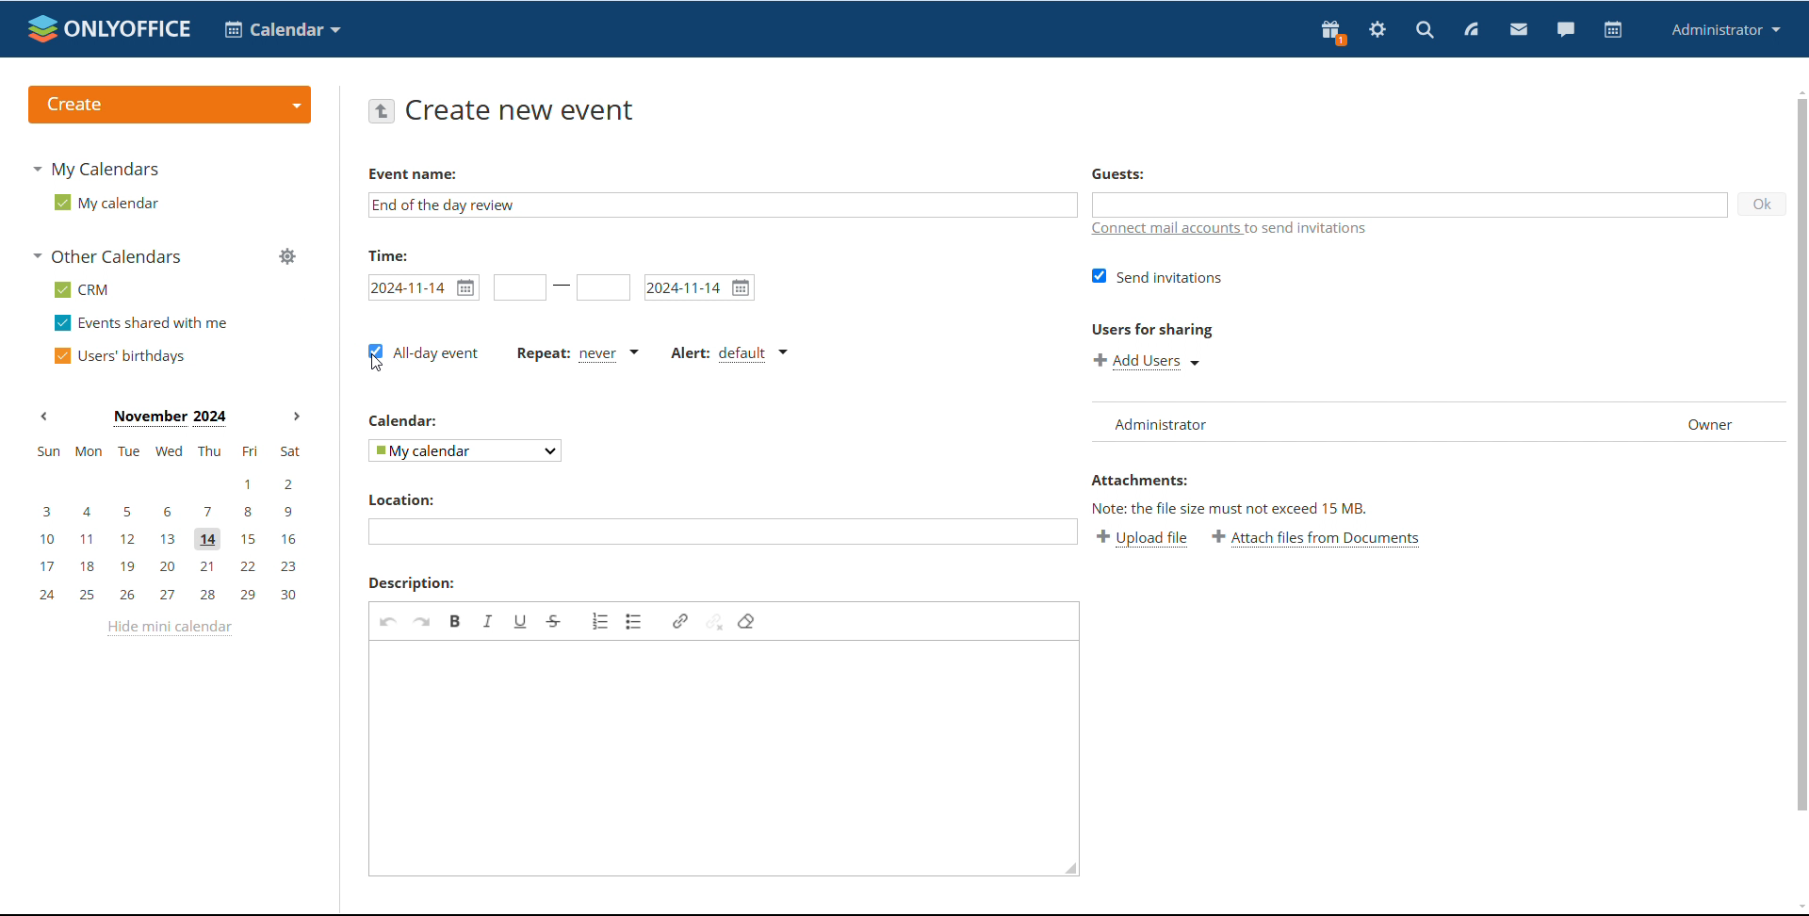 This screenshot has width=1809, height=916. Describe the element at coordinates (1407, 204) in the screenshot. I see `add guests` at that location.